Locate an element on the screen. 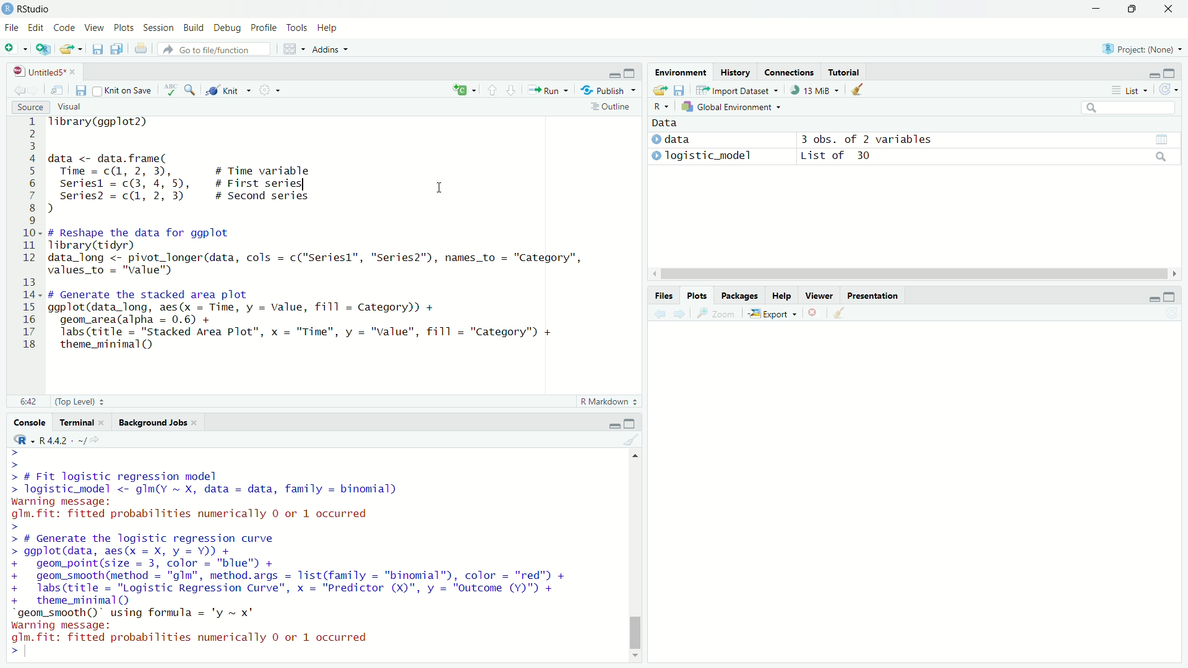 The image size is (1188, 668). scroll bar is located at coordinates (634, 555).